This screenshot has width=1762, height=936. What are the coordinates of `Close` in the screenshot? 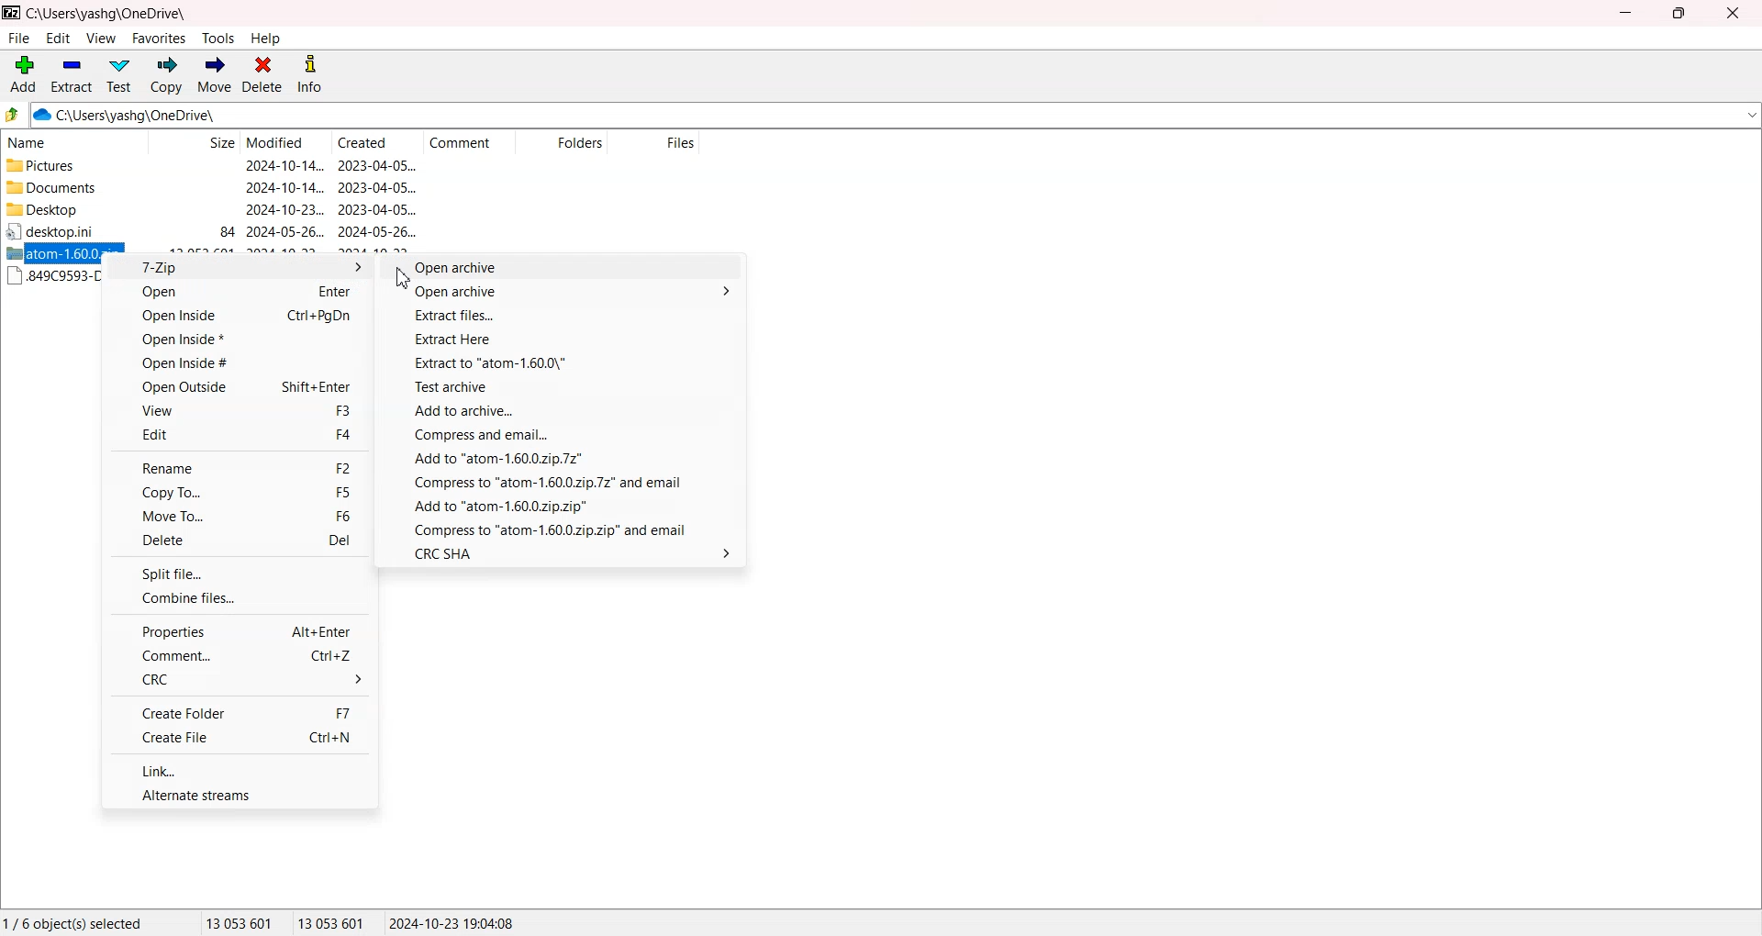 It's located at (1731, 13).